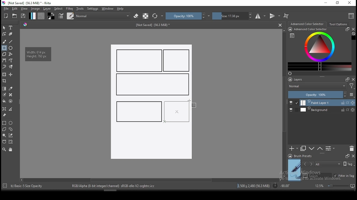 The height and width of the screenshot is (200, 357). Describe the element at coordinates (35, 9) in the screenshot. I see `image` at that location.